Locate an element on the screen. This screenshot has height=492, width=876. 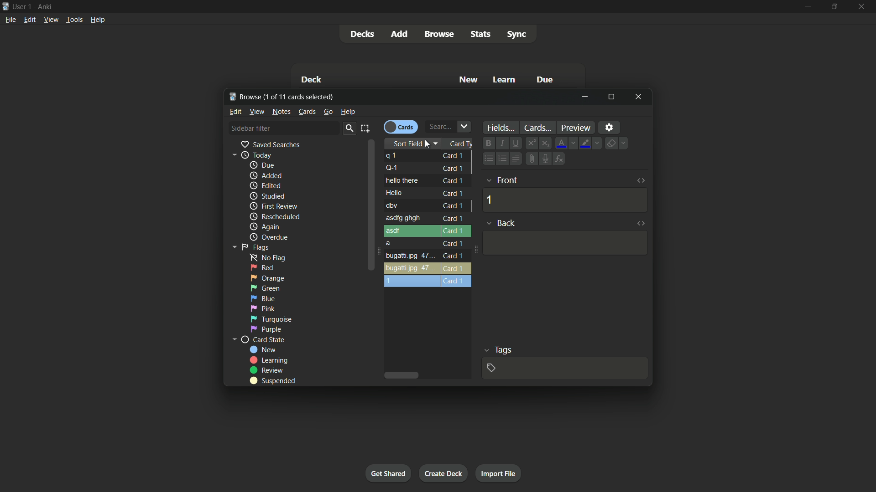
cards is located at coordinates (307, 111).